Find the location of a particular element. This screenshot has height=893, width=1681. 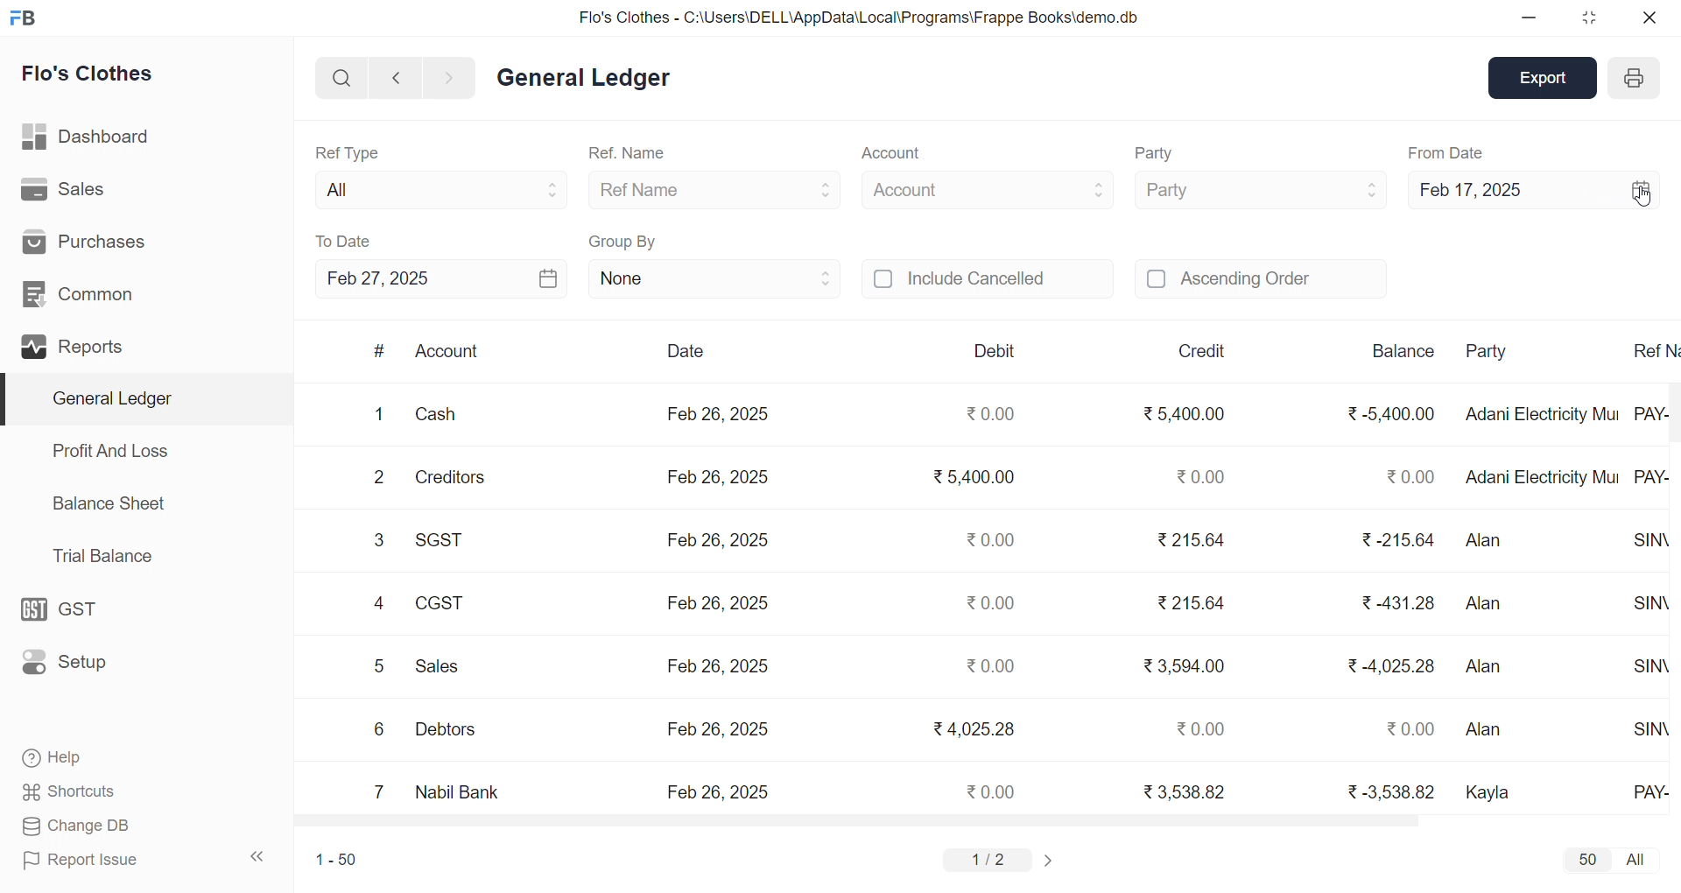

Feb 26, 2025 is located at coordinates (715, 728).